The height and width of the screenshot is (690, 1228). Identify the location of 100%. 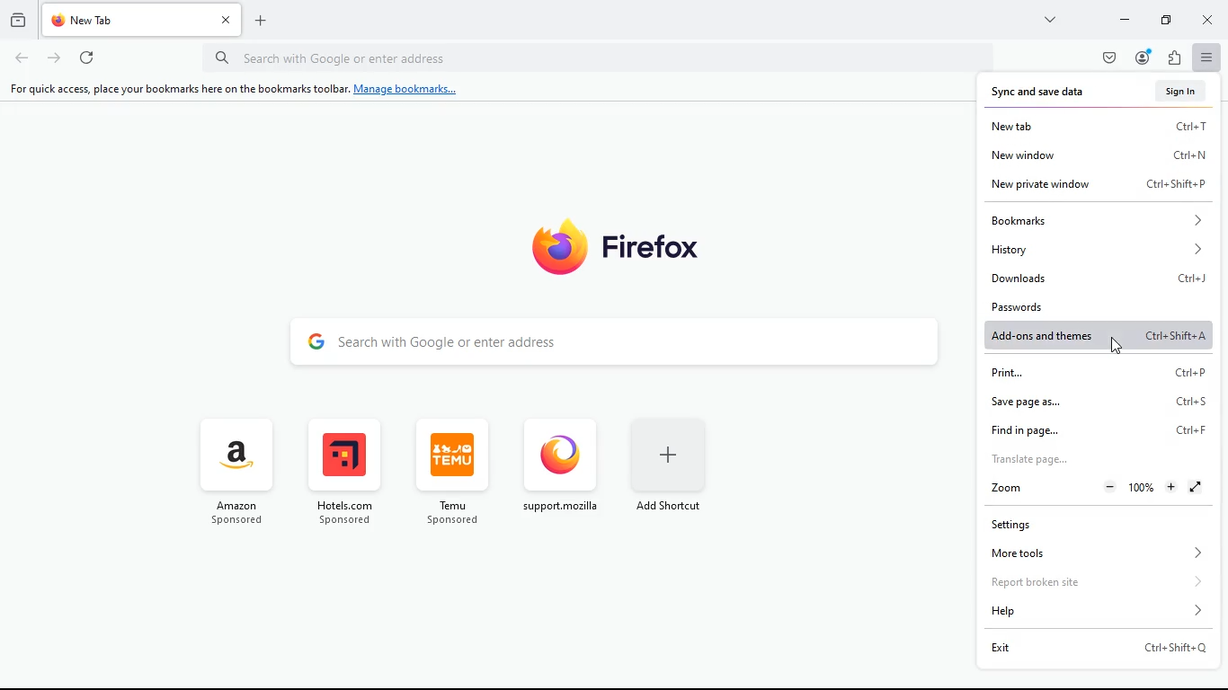
(1143, 488).